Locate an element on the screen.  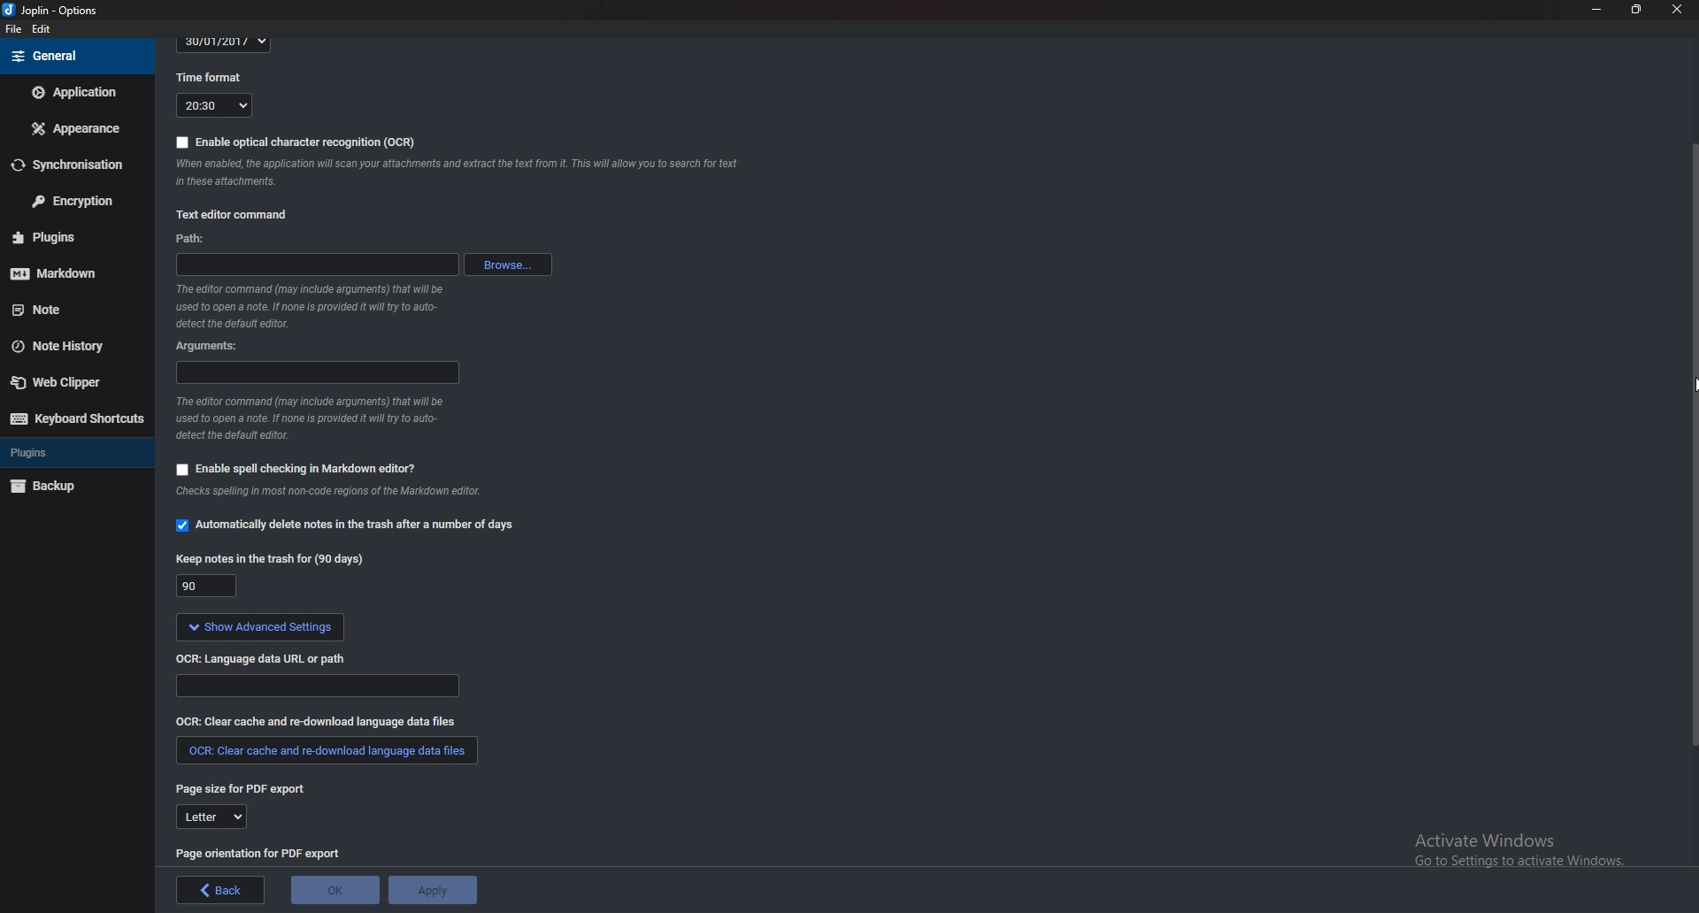
back is located at coordinates (221, 890).